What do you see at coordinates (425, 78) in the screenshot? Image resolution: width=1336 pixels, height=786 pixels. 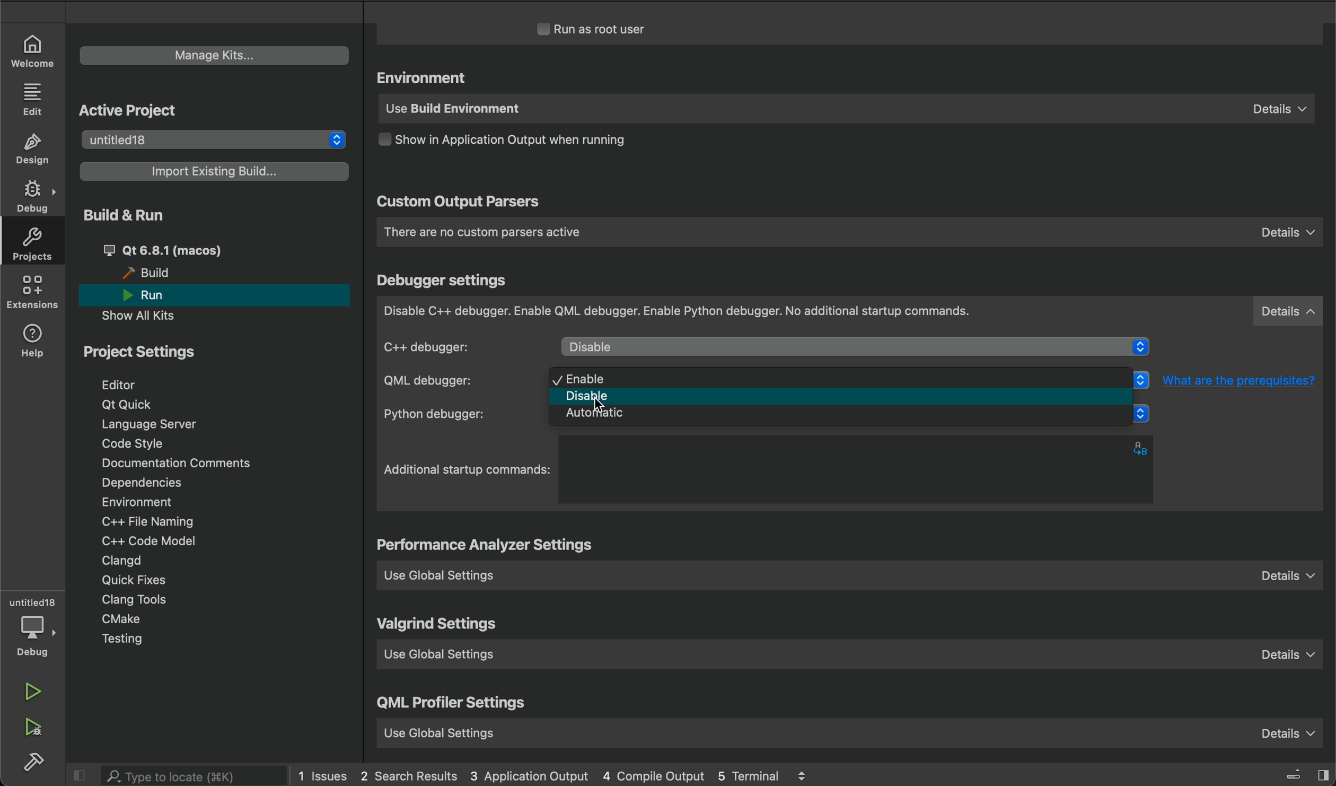 I see `environment` at bounding box center [425, 78].